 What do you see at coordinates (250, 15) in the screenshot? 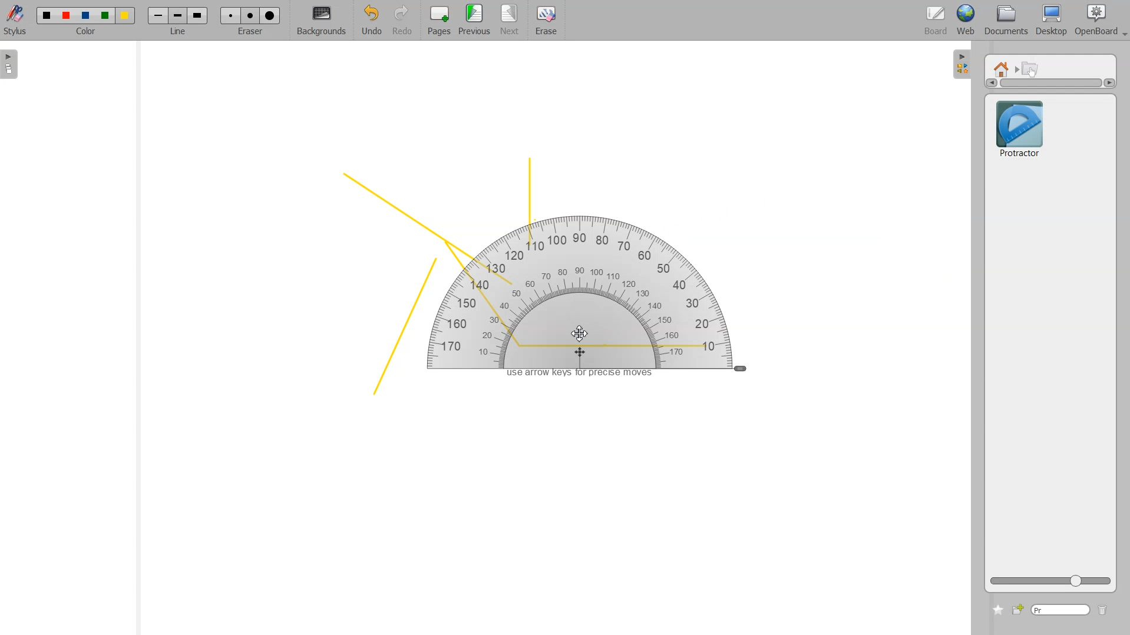
I see `Erase` at bounding box center [250, 15].